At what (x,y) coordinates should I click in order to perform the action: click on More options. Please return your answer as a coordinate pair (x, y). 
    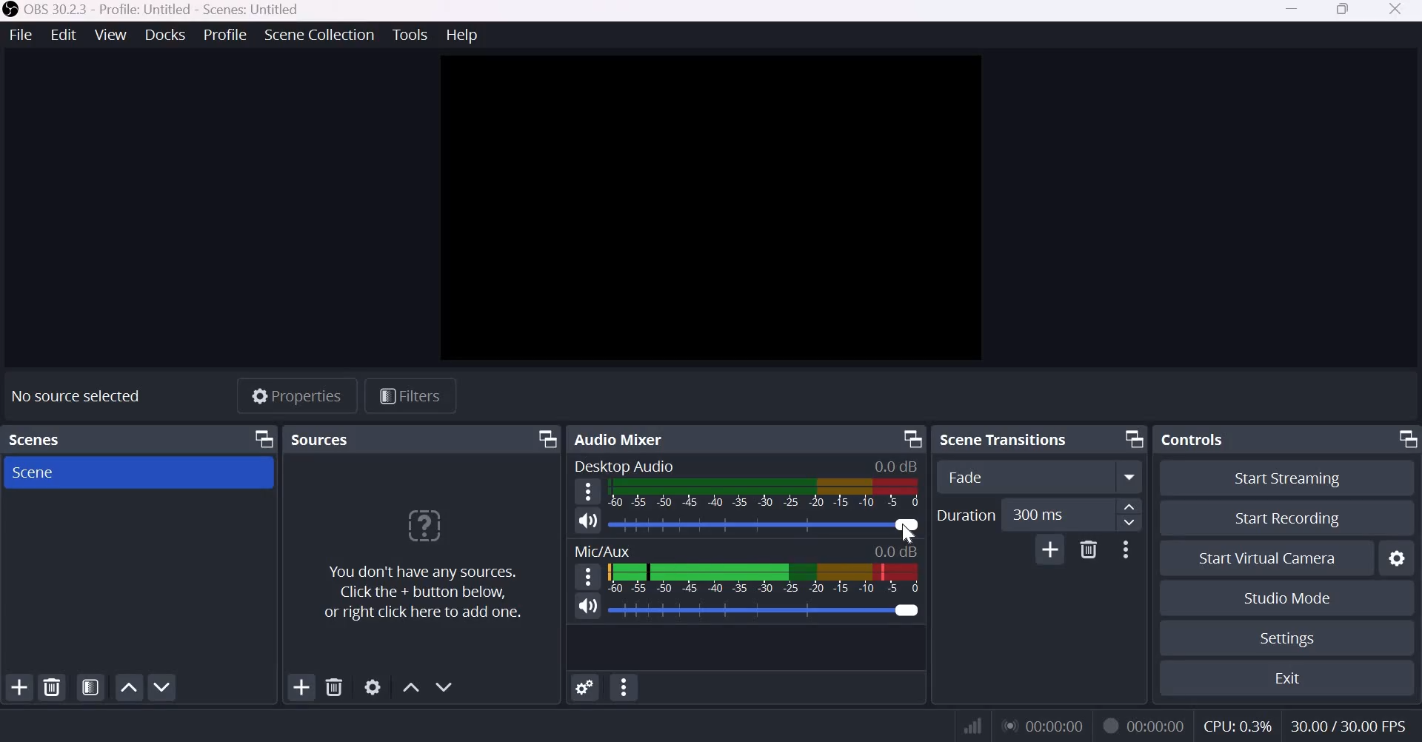
    Looking at the image, I should click on (1132, 477).